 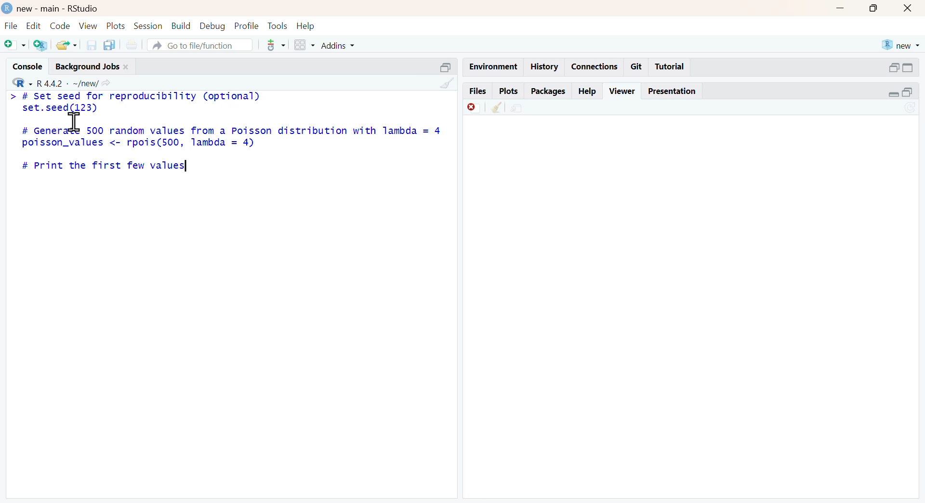 What do you see at coordinates (75, 122) in the screenshot?
I see `cursor` at bounding box center [75, 122].